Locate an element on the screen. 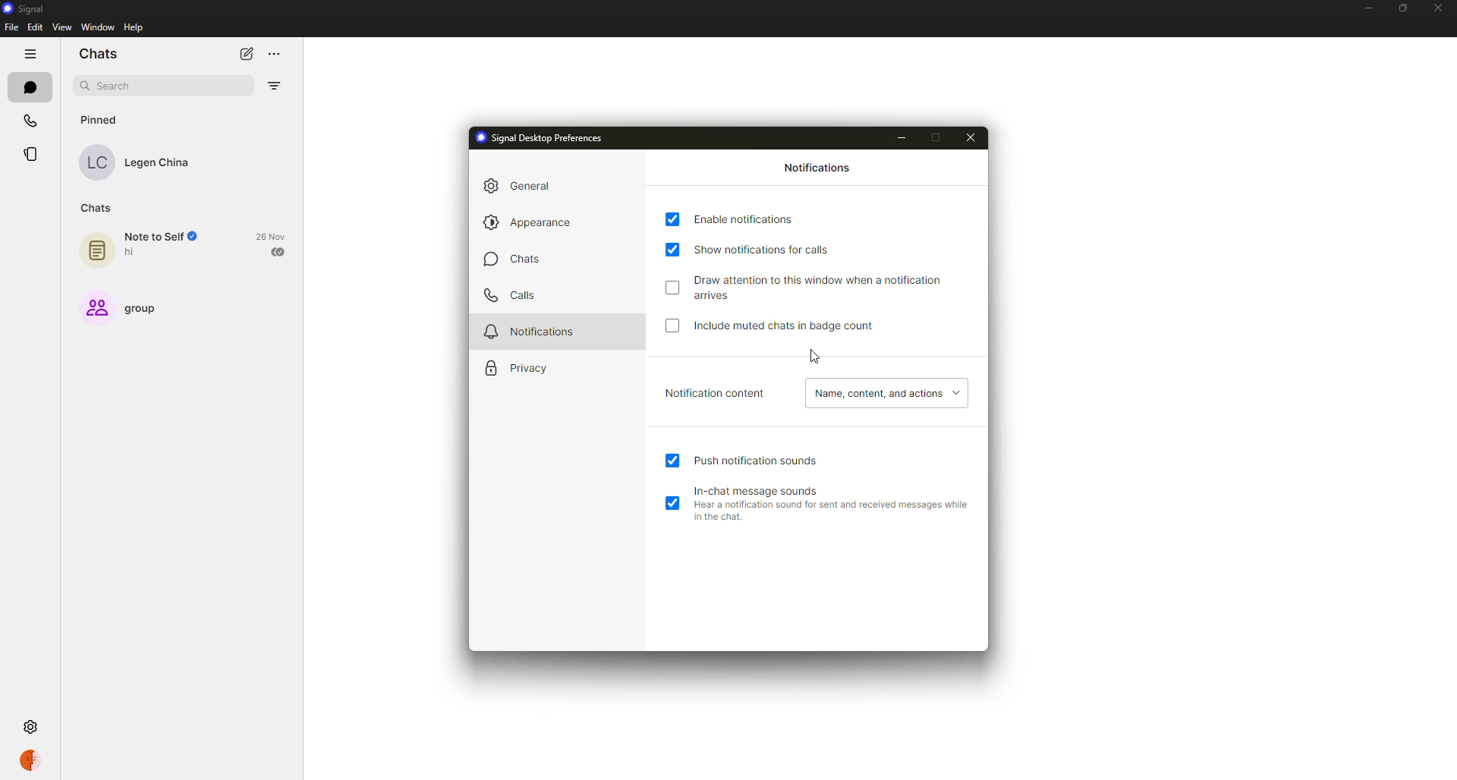 The image size is (1457, 780). search is located at coordinates (118, 85).